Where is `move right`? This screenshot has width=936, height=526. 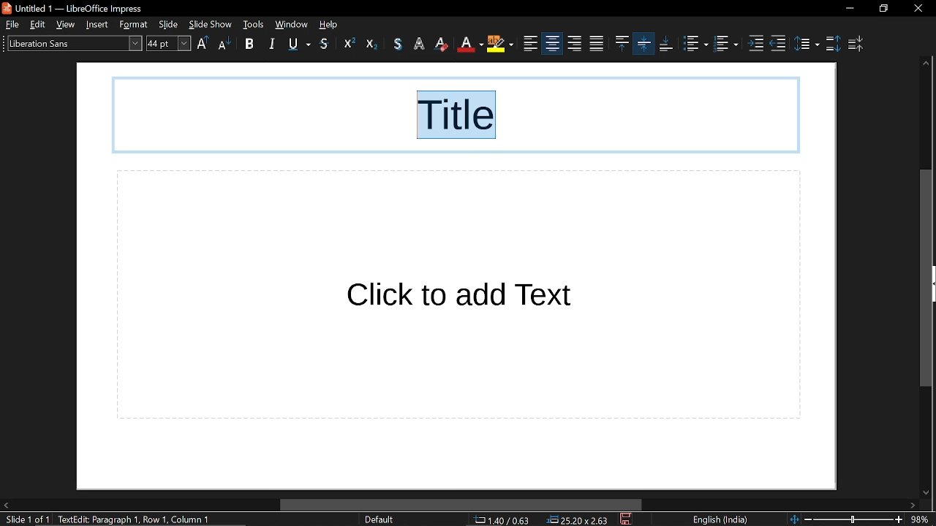 move right is located at coordinates (912, 506).